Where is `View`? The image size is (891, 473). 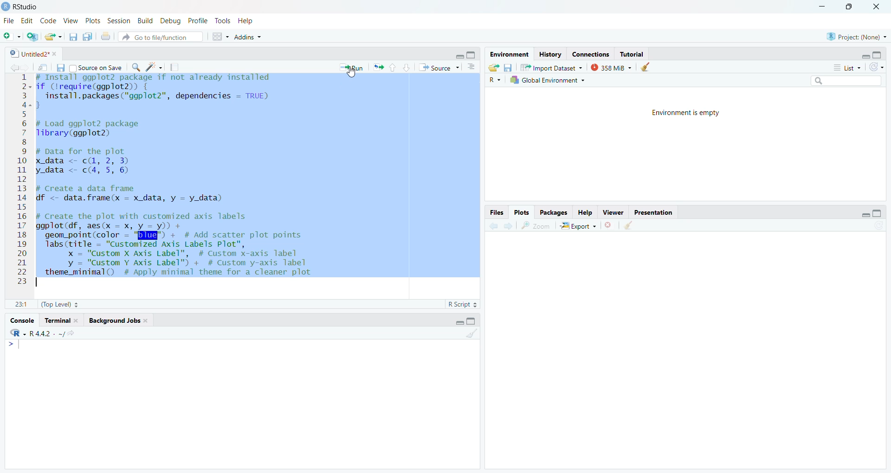 View is located at coordinates (72, 21).